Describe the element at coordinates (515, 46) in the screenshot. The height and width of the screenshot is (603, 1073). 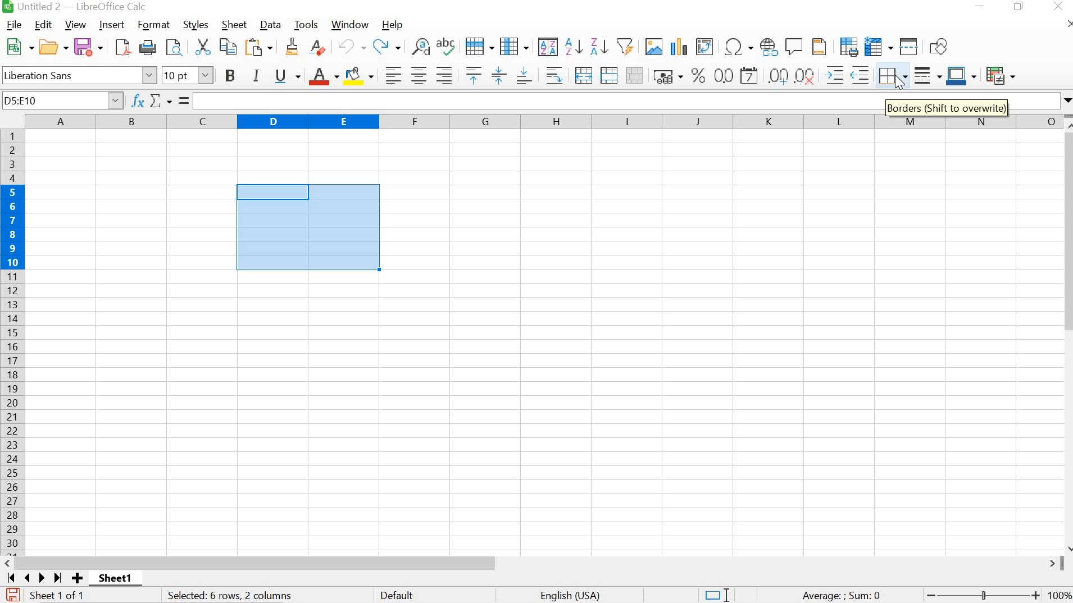
I see `COLUMN` at that location.